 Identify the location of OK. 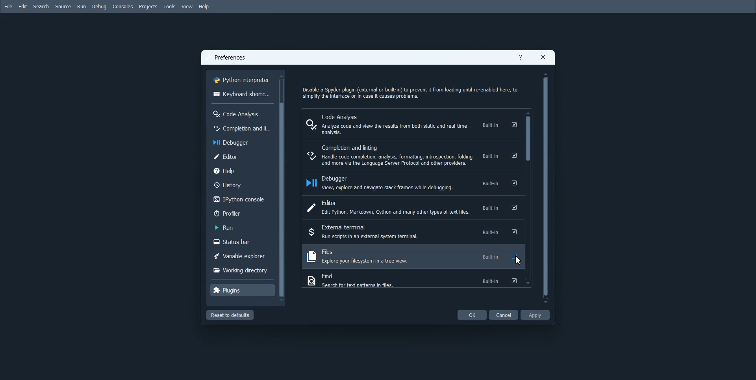
(472, 315).